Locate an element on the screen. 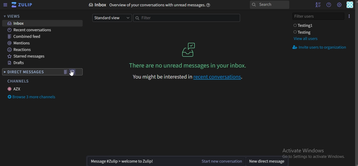 The image size is (358, 166). views is located at coordinates (14, 16).